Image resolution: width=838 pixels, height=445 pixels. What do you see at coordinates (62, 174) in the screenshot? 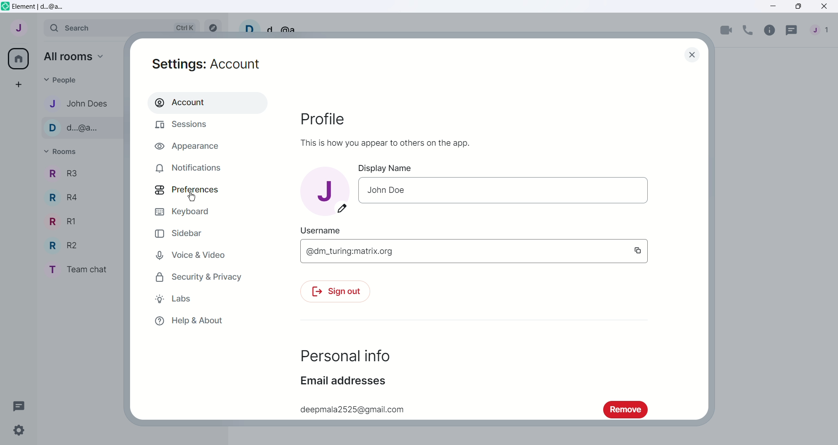
I see `R3 - Room Name` at bounding box center [62, 174].